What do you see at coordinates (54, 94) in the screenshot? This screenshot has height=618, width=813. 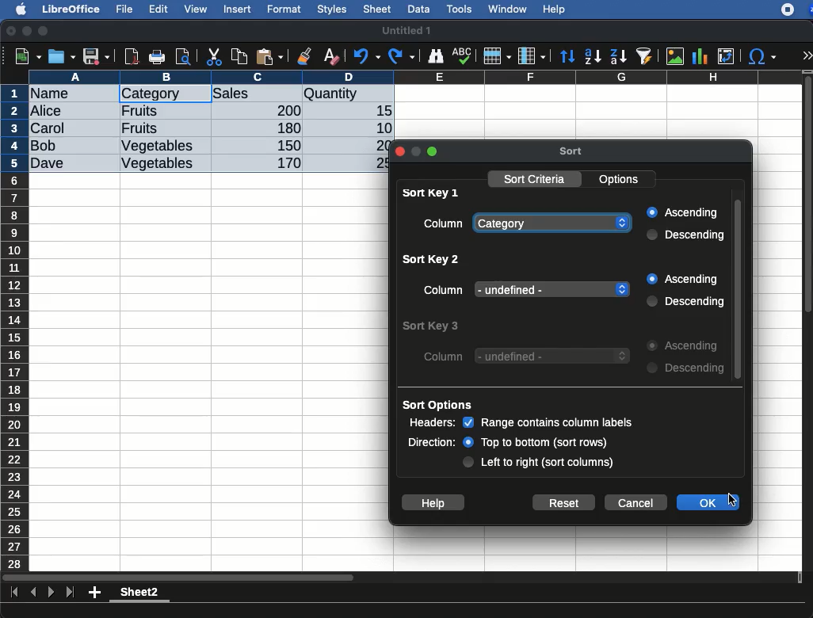 I see `name` at bounding box center [54, 94].